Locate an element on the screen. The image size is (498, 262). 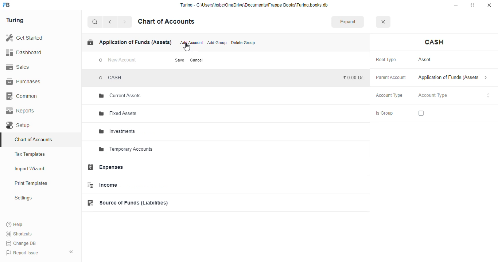
is group is located at coordinates (384, 114).